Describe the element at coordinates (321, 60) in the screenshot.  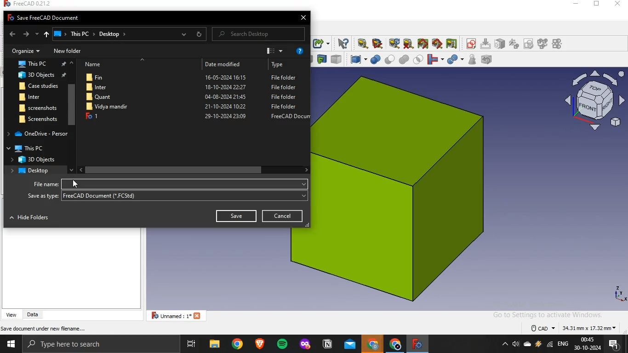
I see `create projection on surface` at that location.